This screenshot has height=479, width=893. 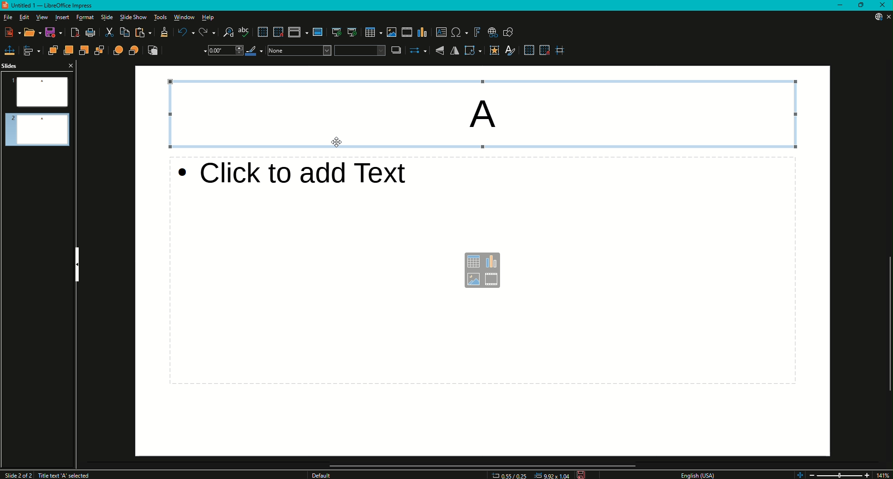 I want to click on Send Backward, so click(x=84, y=50).